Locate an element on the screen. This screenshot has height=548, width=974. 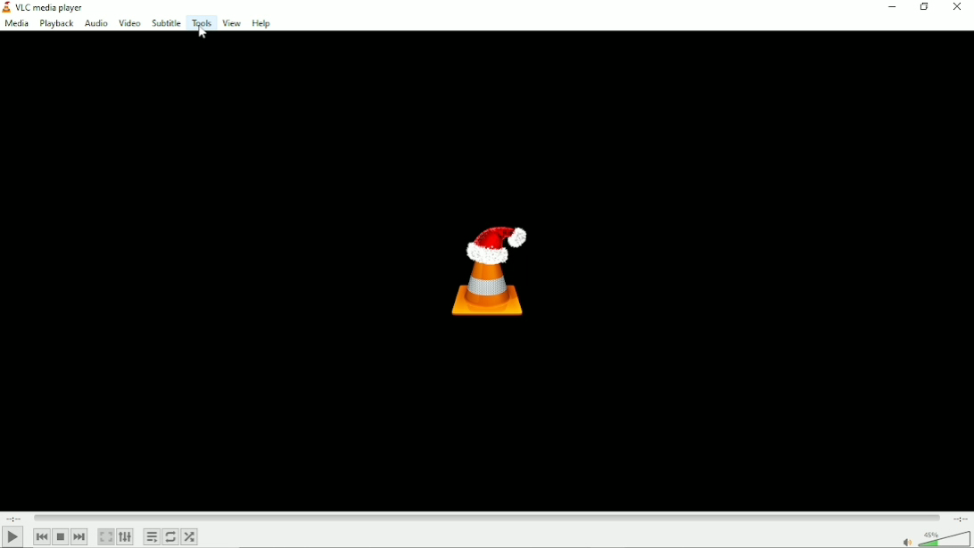
Title is located at coordinates (49, 7).